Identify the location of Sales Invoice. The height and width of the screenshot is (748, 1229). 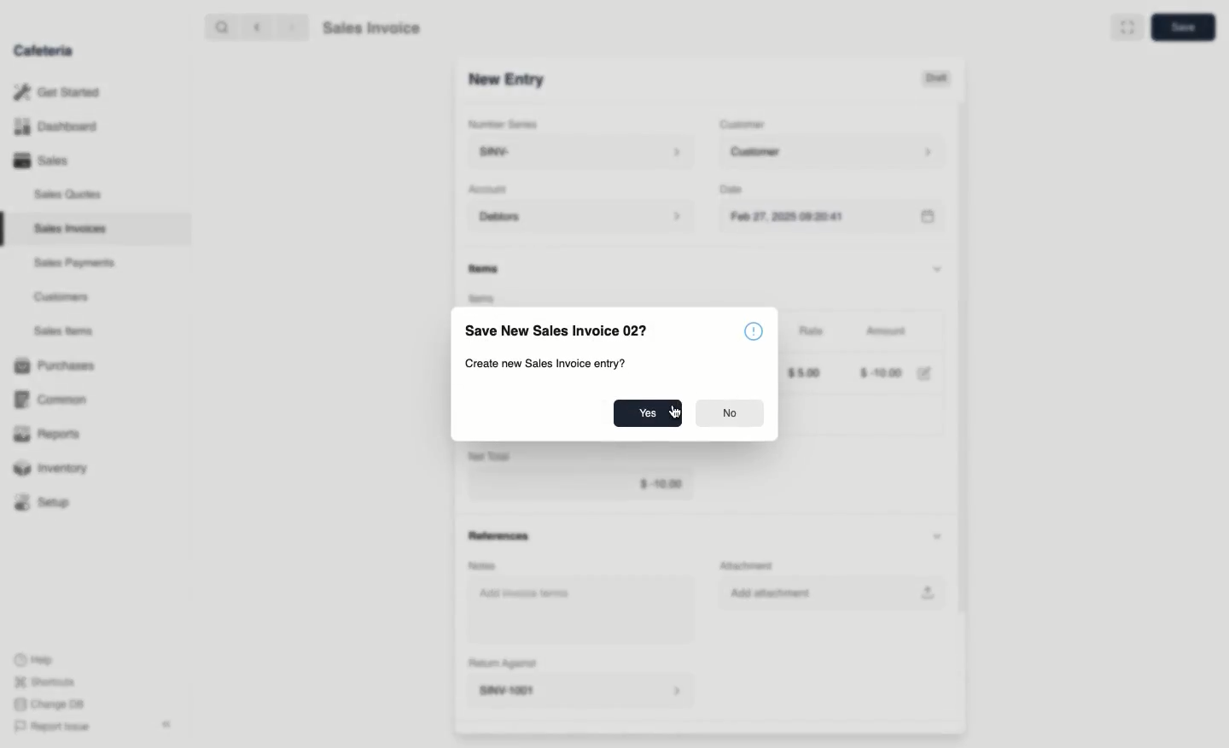
(371, 28).